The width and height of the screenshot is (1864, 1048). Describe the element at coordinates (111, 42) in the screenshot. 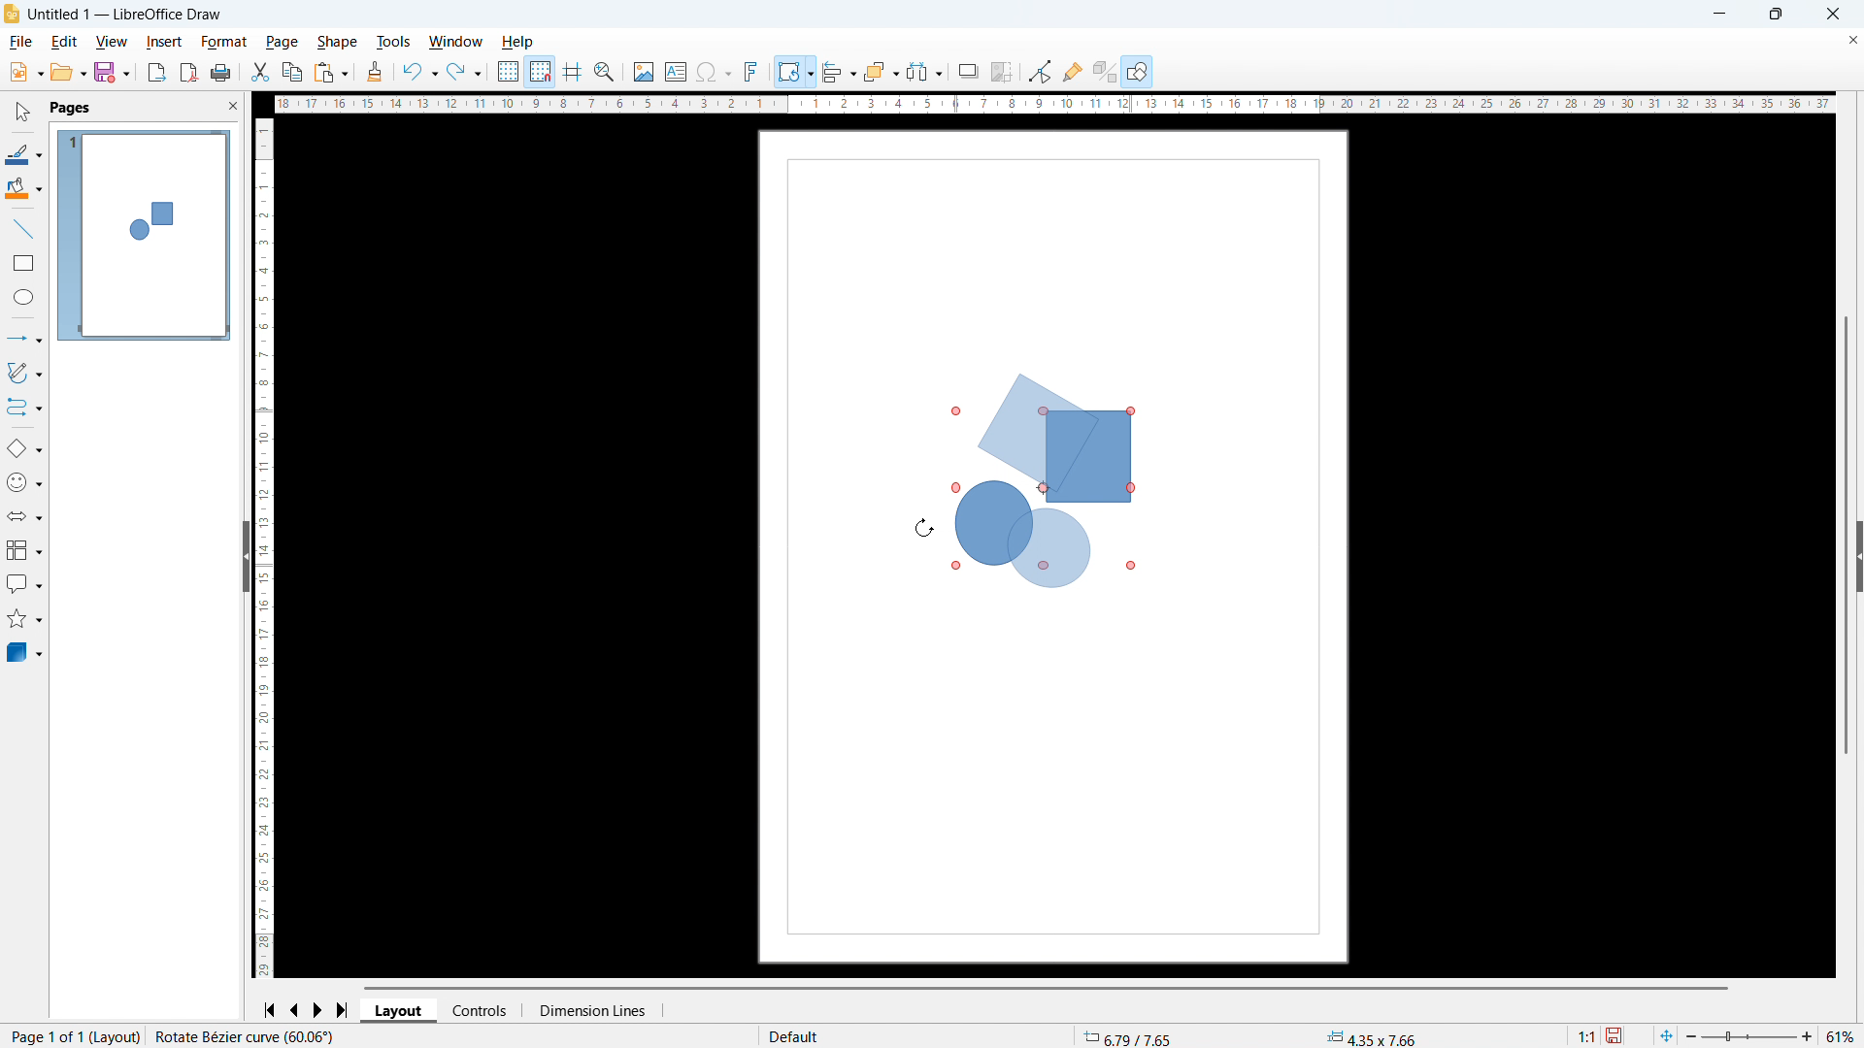

I see `View ` at that location.